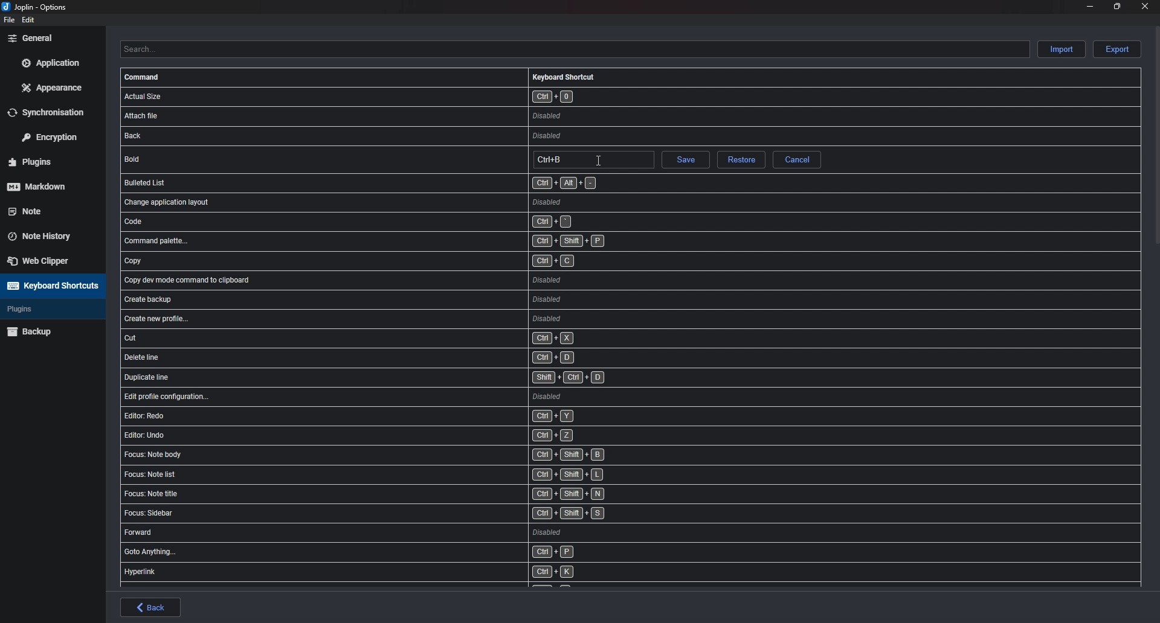  What do you see at coordinates (50, 37) in the screenshot?
I see `General` at bounding box center [50, 37].